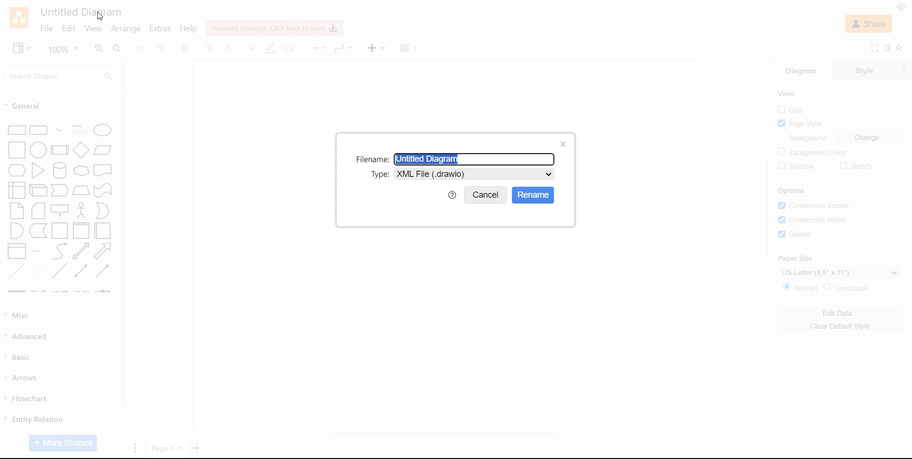 The width and height of the screenshot is (912, 459). Describe the element at coordinates (475, 174) in the screenshot. I see `Select file type ` at that location.